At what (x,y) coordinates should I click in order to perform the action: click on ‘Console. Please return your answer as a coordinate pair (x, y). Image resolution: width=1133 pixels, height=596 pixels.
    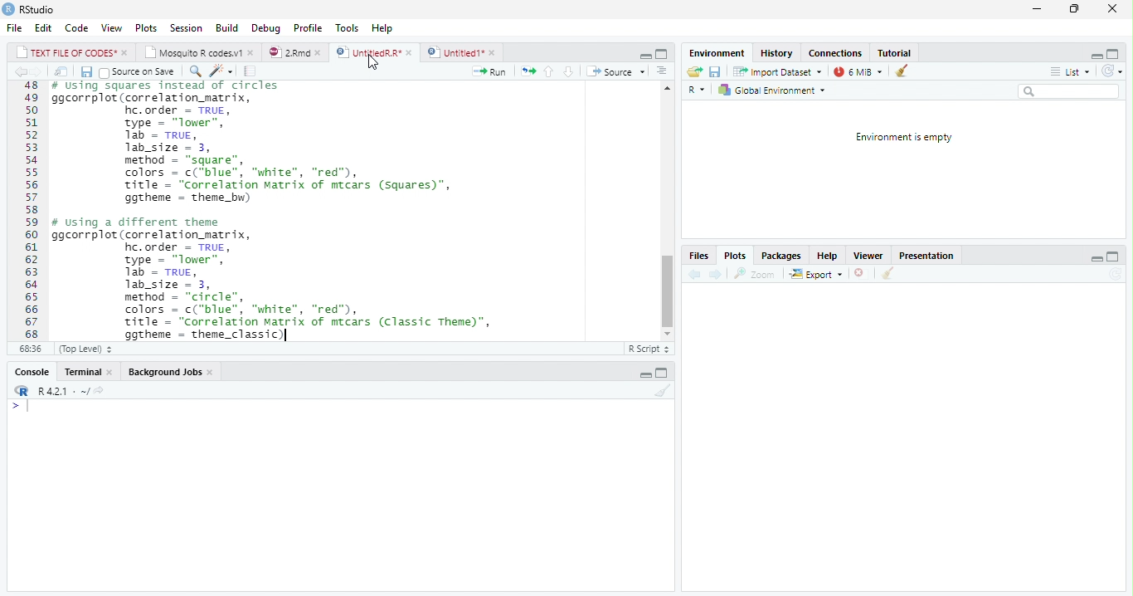
    Looking at the image, I should click on (27, 374).